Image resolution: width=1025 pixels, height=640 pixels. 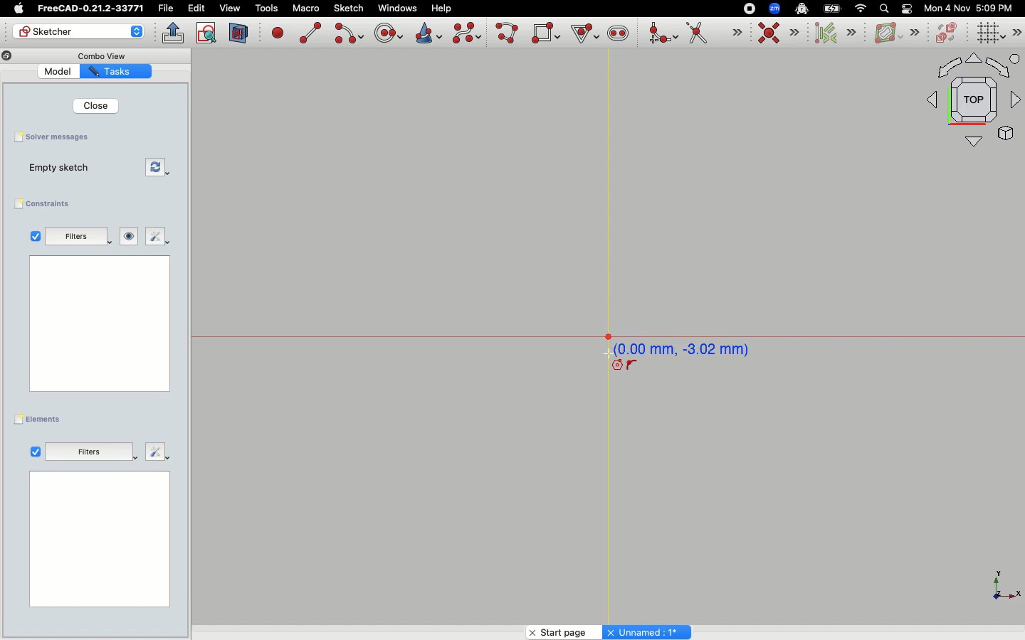 What do you see at coordinates (971, 101) in the screenshot?
I see `Orthographic view` at bounding box center [971, 101].